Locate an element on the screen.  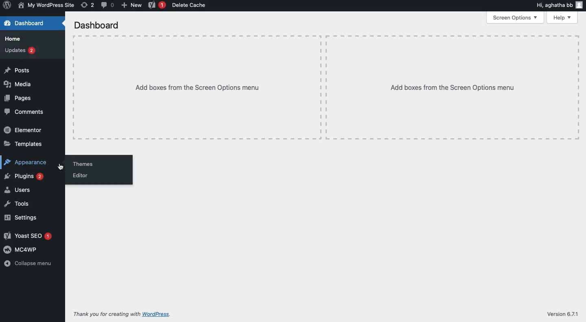
Templates is located at coordinates (23, 144).